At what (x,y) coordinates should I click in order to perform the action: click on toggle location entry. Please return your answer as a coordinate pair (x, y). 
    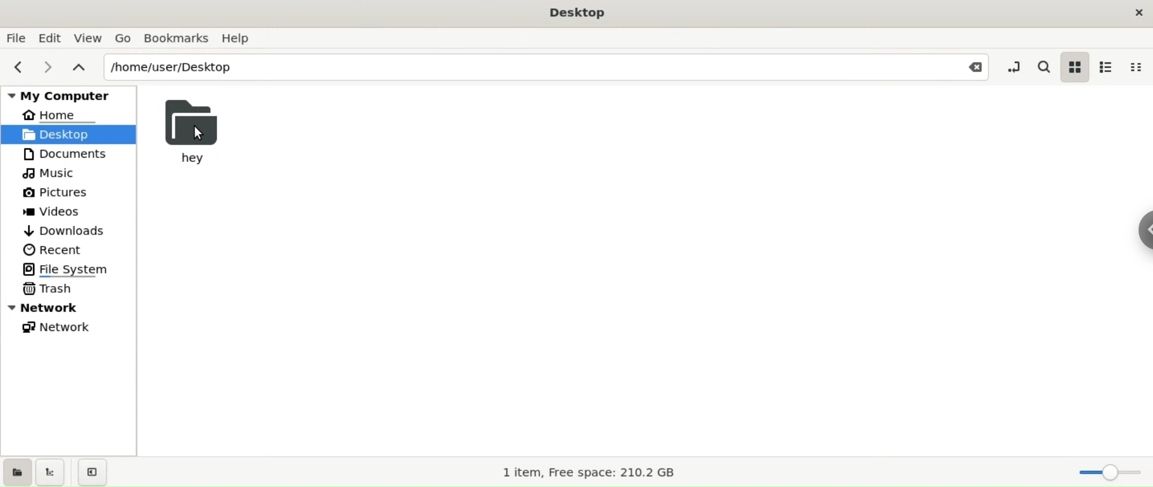
    Looking at the image, I should click on (1016, 66).